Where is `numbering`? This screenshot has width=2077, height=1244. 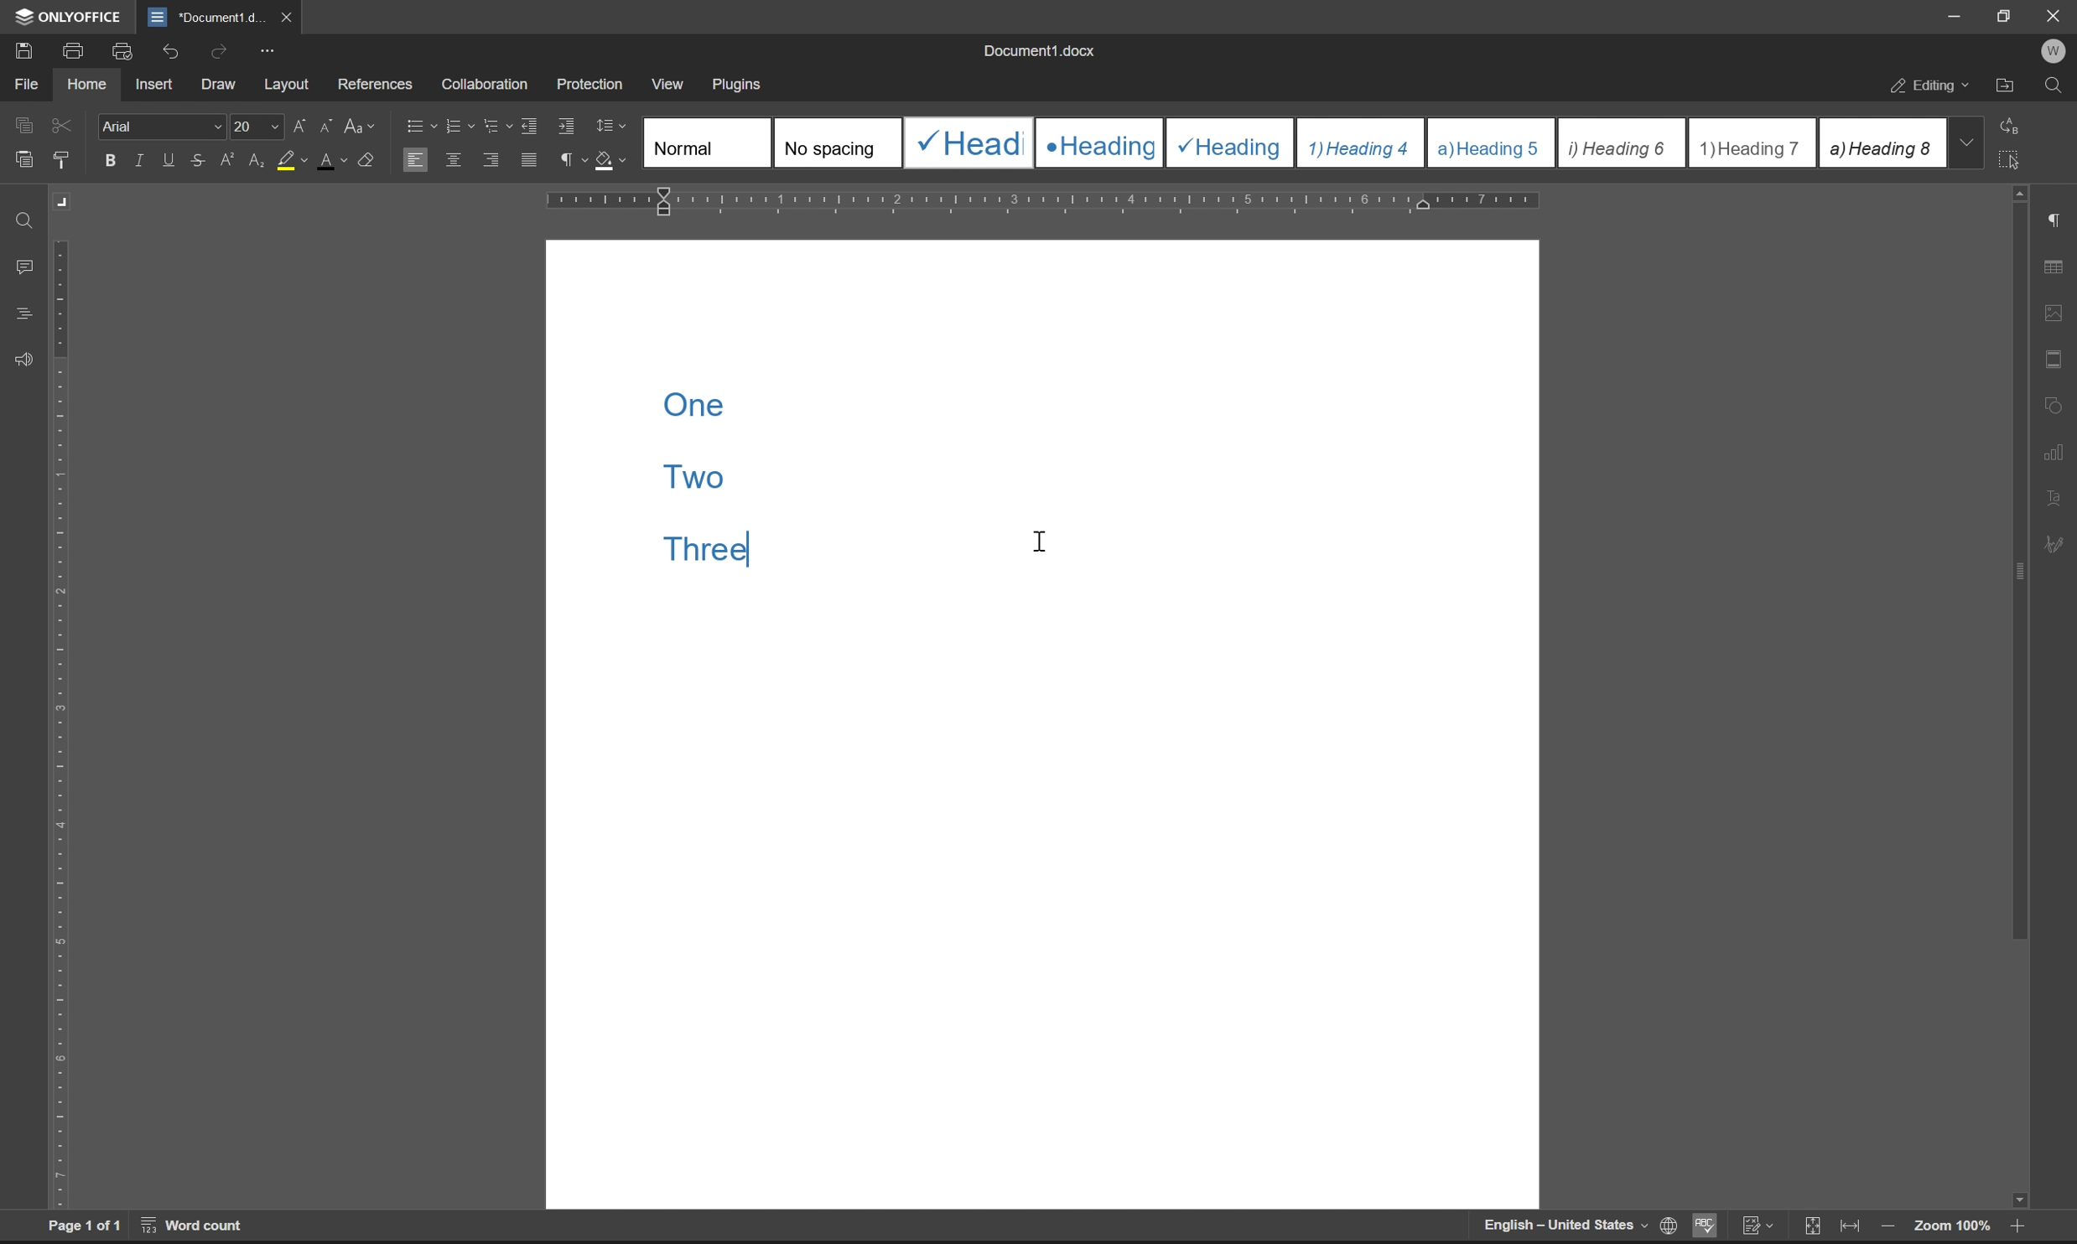
numbering is located at coordinates (459, 127).